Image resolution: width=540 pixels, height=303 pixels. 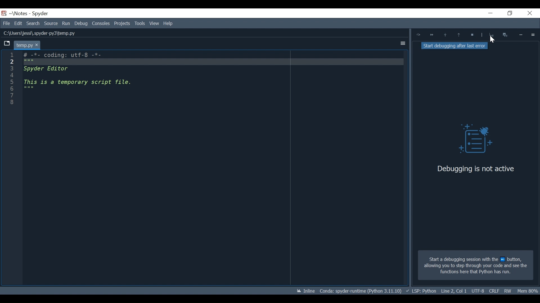 What do you see at coordinates (521, 35) in the screenshot?
I see `More` at bounding box center [521, 35].